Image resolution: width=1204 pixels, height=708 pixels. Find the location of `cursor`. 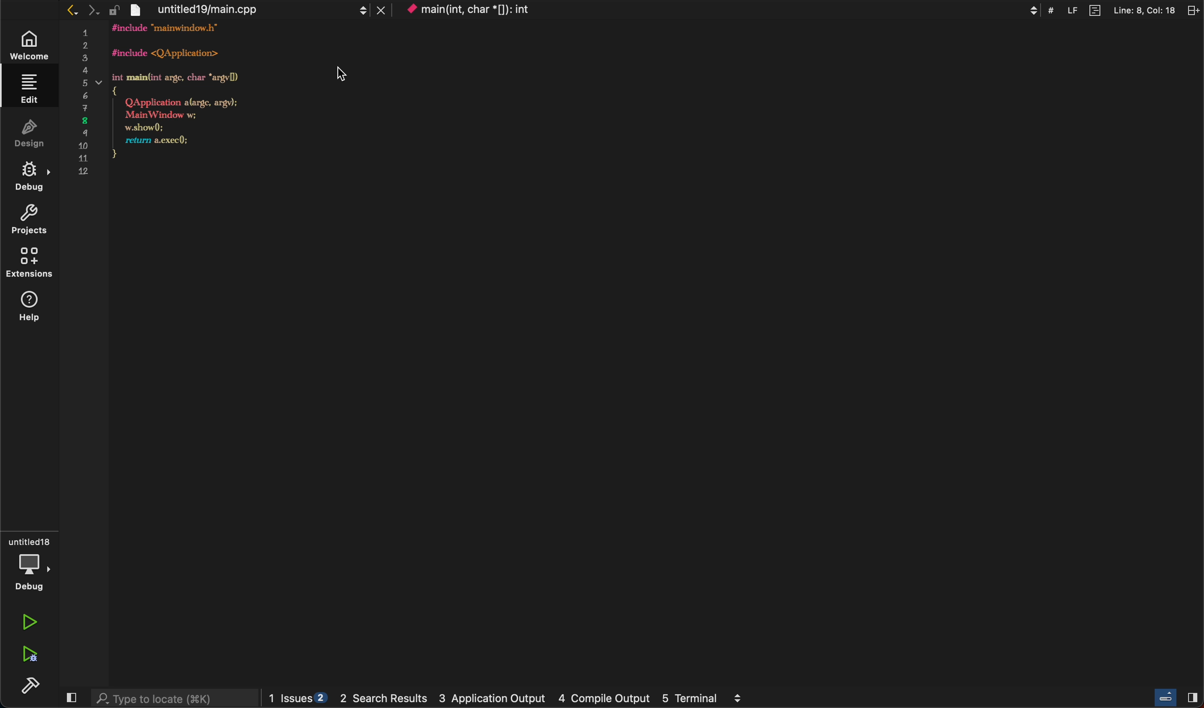

cursor is located at coordinates (337, 72).